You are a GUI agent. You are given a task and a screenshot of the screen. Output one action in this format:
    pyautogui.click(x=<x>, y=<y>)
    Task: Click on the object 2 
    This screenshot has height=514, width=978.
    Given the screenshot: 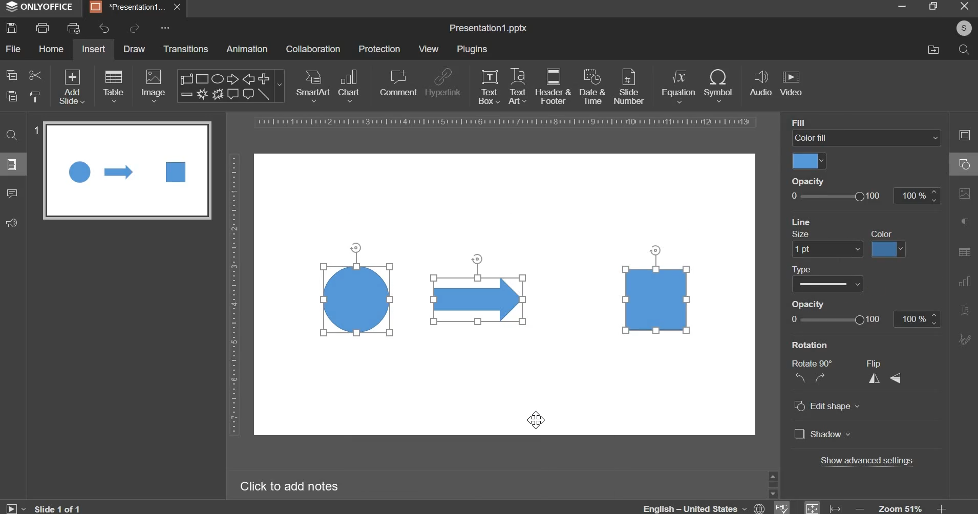 What is the action you would take?
    pyautogui.click(x=479, y=299)
    